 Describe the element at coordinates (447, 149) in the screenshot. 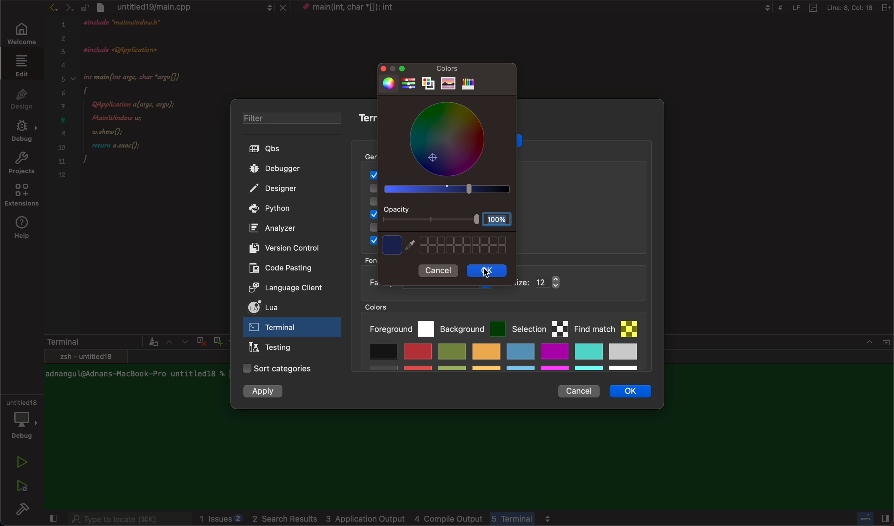

I see `color picker` at that location.